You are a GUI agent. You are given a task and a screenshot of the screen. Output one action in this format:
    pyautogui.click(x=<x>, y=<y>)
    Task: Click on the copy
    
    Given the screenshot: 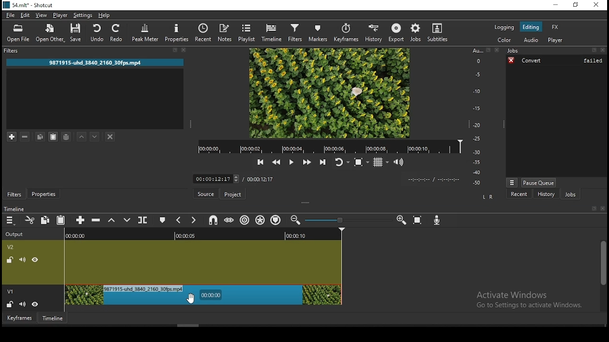 What is the action you would take?
    pyautogui.click(x=38, y=136)
    